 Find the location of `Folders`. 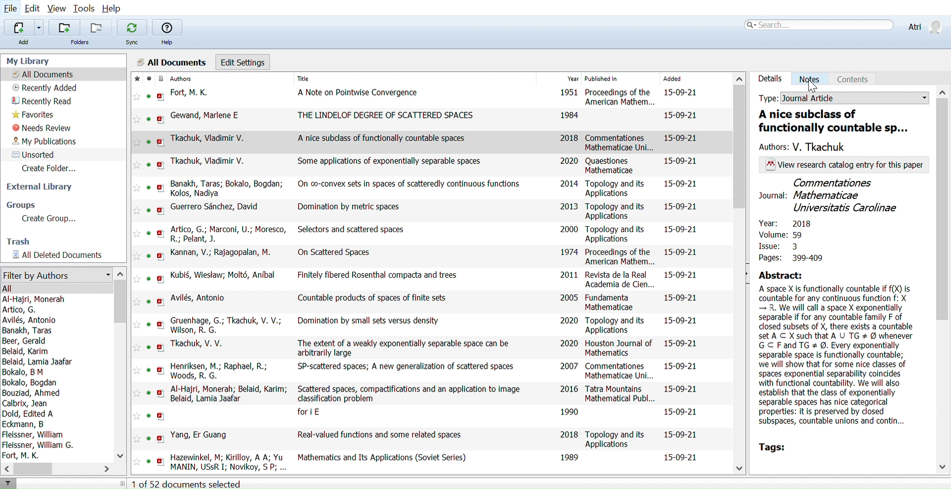

Folders is located at coordinates (81, 42).